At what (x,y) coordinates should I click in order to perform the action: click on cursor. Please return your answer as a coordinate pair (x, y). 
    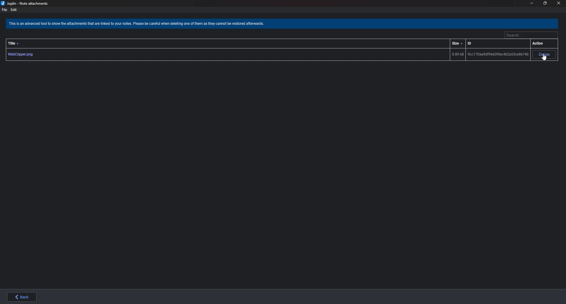
    Looking at the image, I should click on (544, 58).